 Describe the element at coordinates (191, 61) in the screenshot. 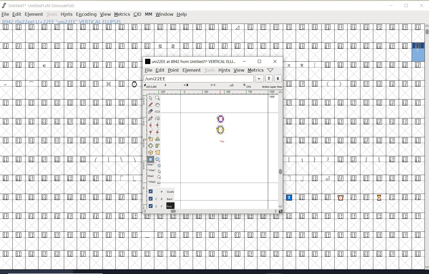

I see `uni22EE at 8942 from Untitled1 VERTICAL ELLIPSE` at that location.